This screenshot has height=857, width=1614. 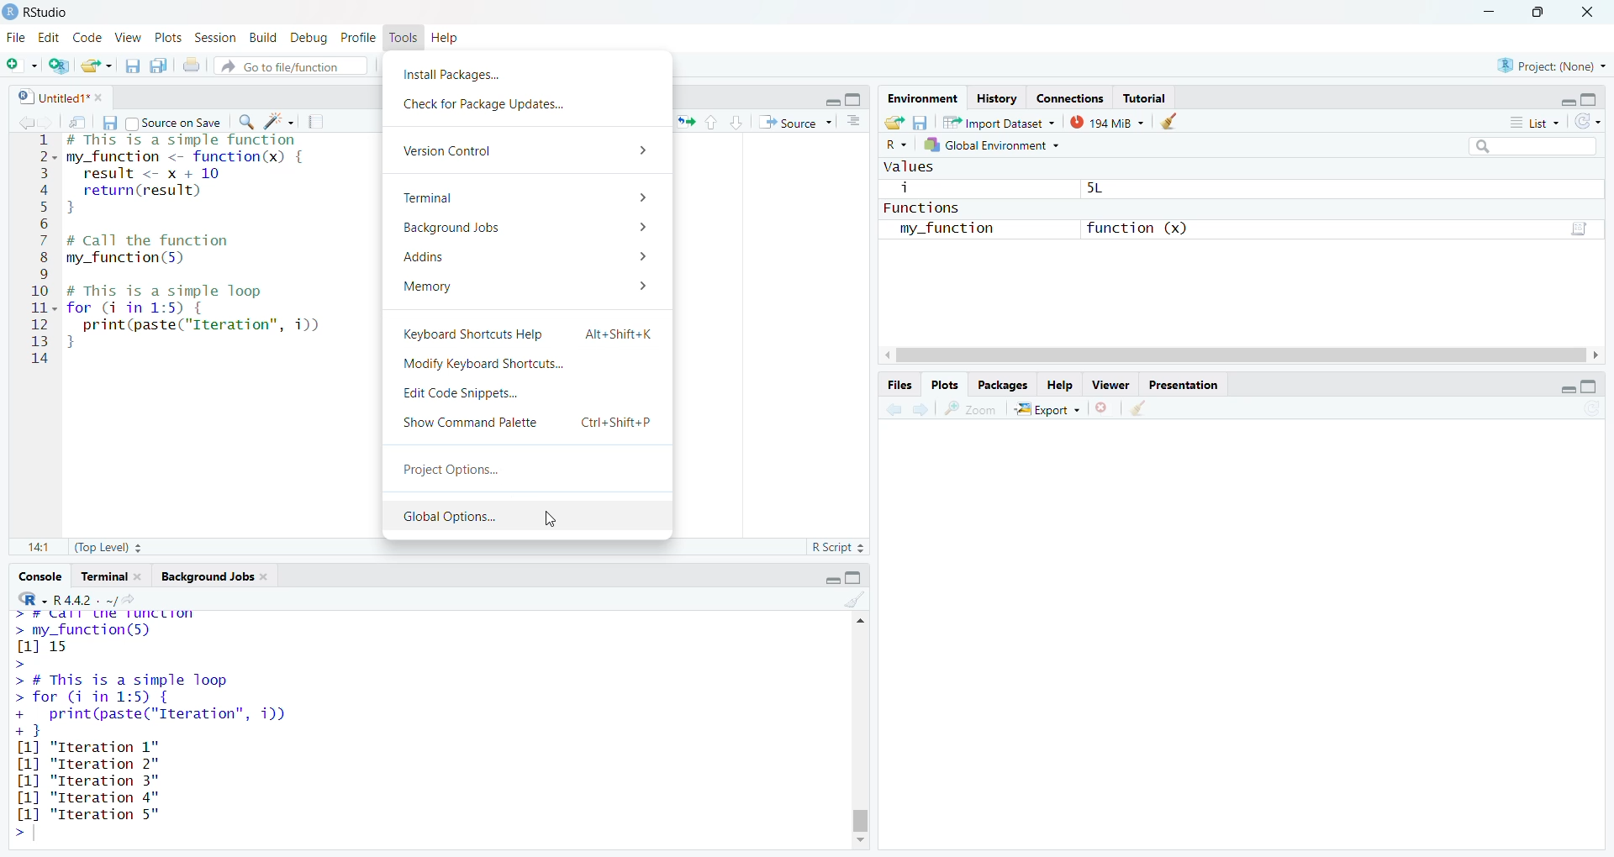 I want to click on code of a simple function, so click(x=208, y=176).